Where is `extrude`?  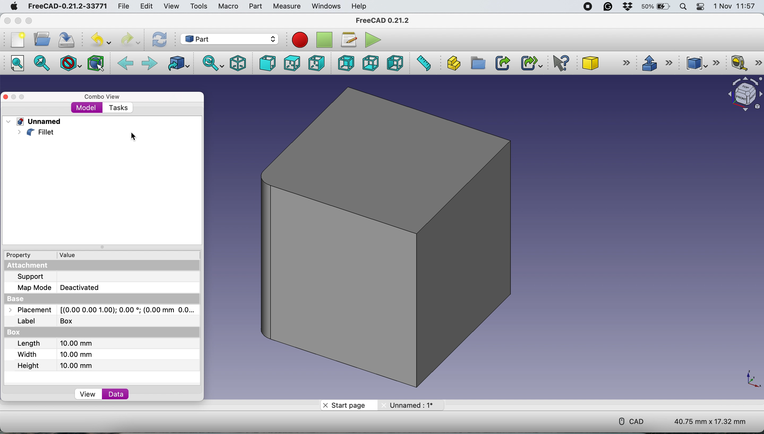 extrude is located at coordinates (655, 62).